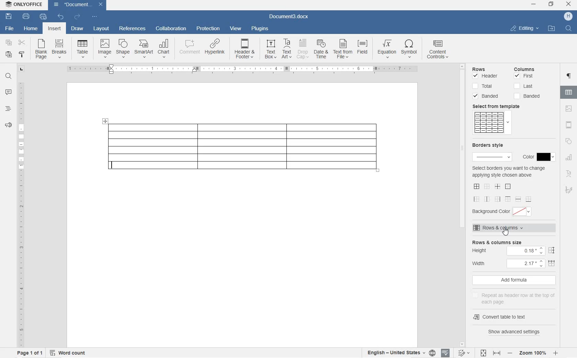 This screenshot has height=358, width=577. Describe the element at coordinates (190, 48) in the screenshot. I see `COMMENT` at that location.